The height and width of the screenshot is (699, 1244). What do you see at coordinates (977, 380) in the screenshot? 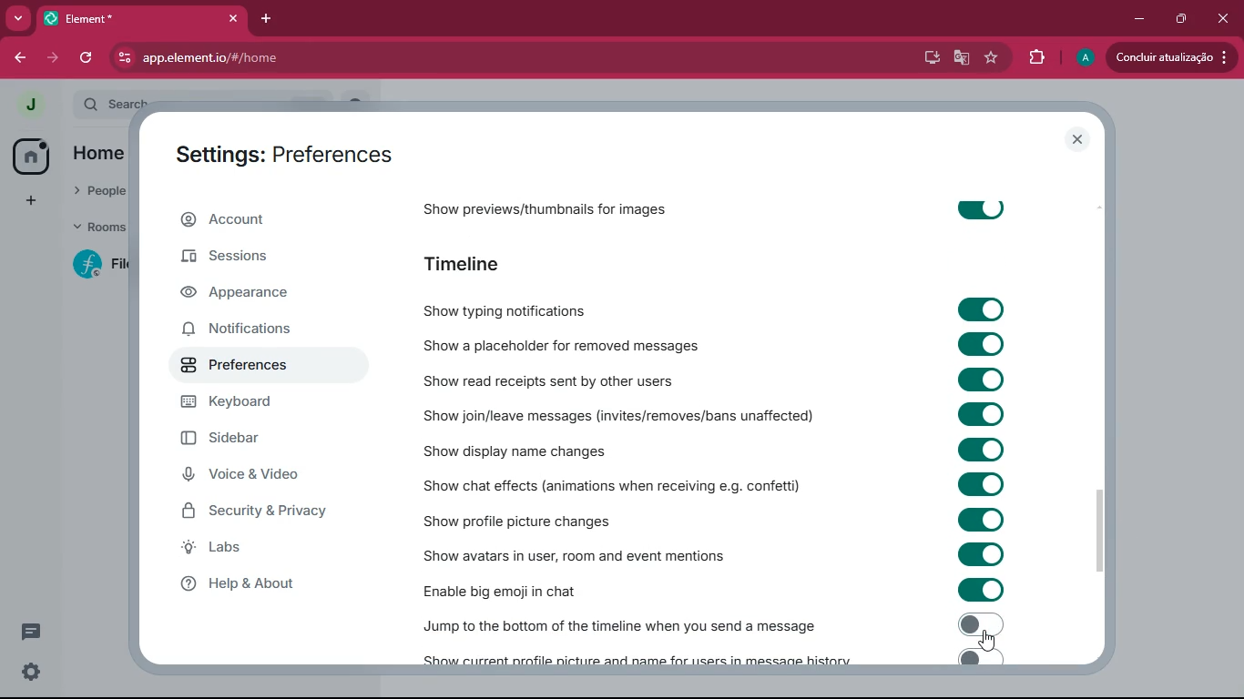
I see `toggle on ` at bounding box center [977, 380].